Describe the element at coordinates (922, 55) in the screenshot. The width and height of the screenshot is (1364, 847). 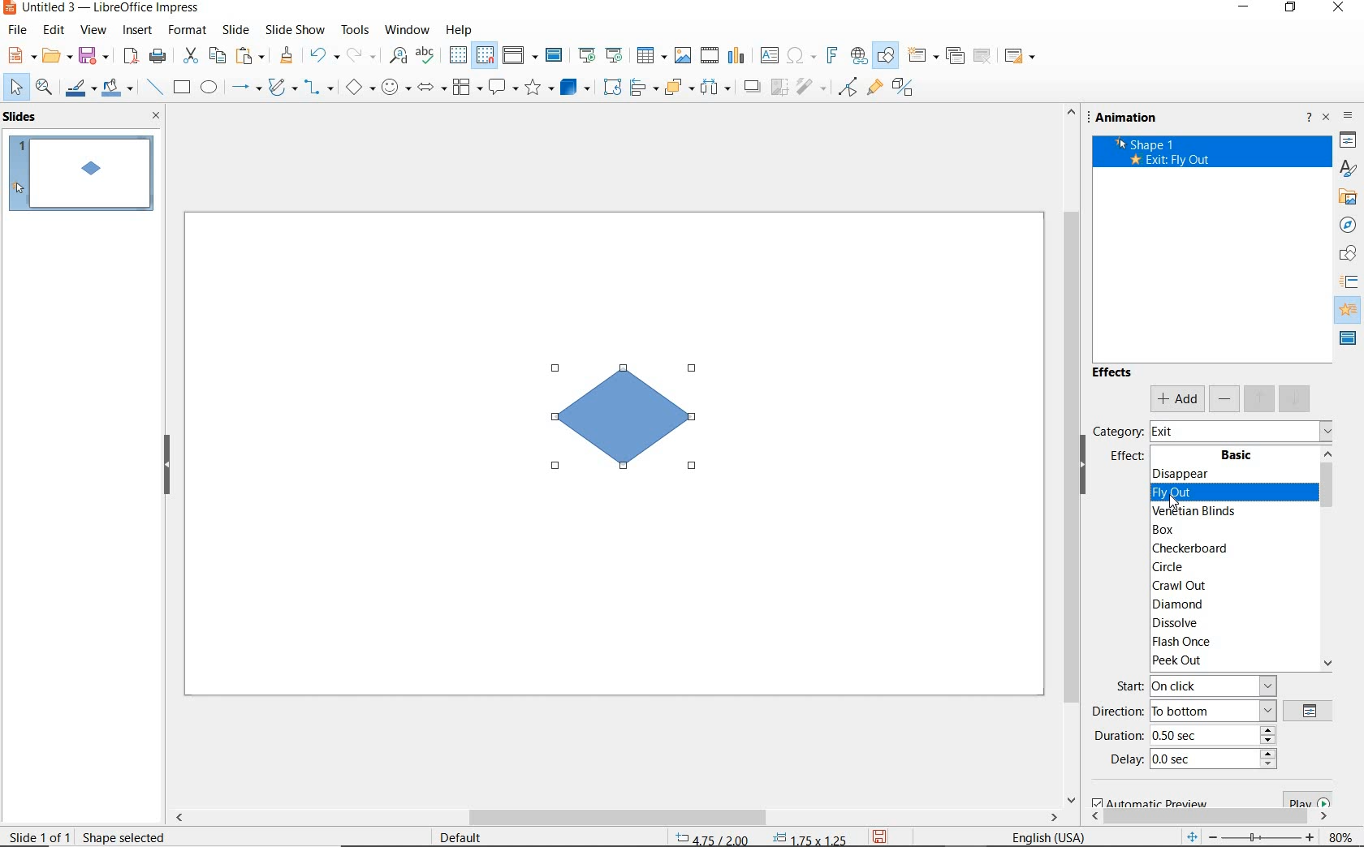
I see `new slide` at that location.